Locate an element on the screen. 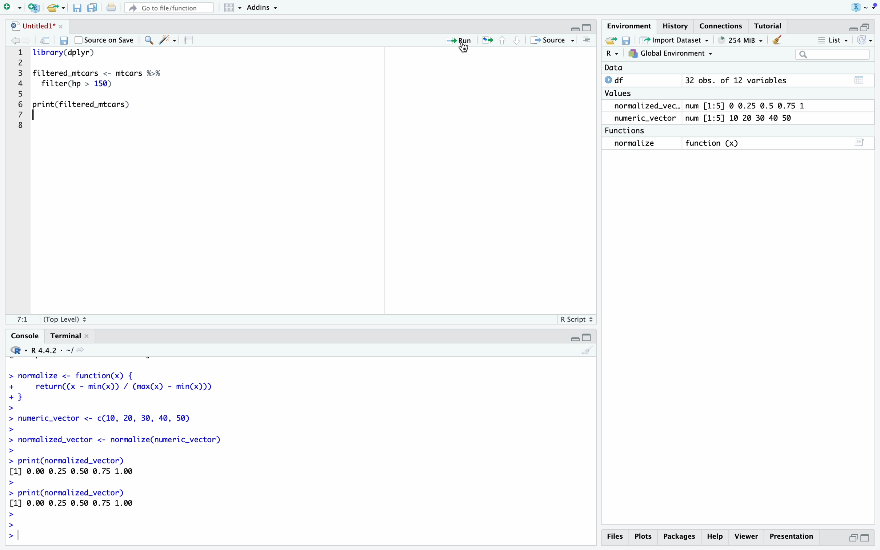  search bar is located at coordinates (833, 55).